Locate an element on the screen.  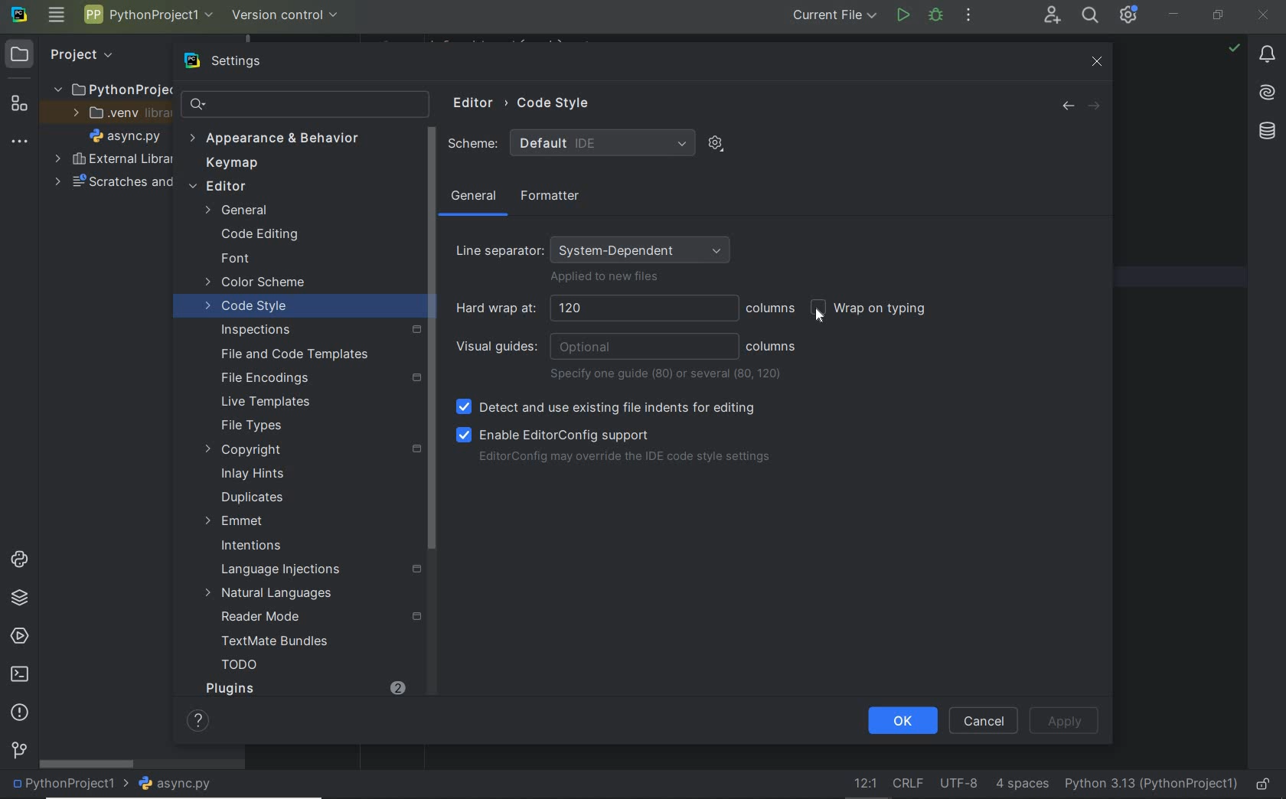
scrollbar is located at coordinates (88, 765).